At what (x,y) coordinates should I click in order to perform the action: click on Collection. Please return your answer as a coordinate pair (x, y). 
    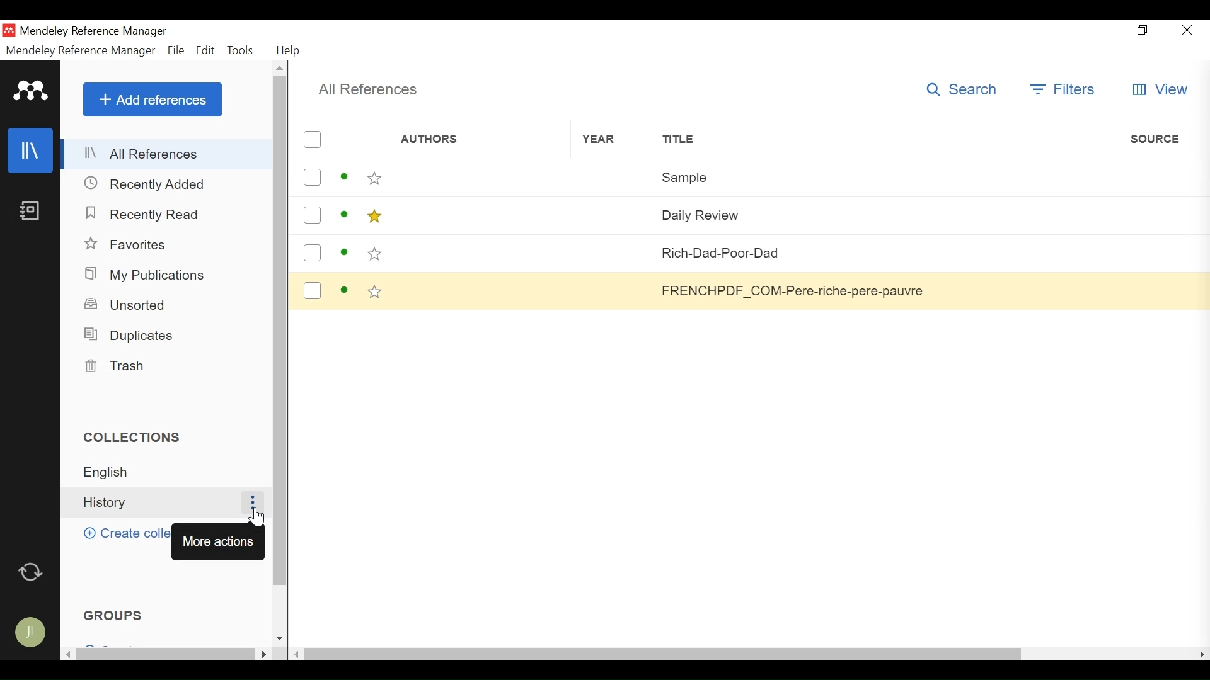
    Looking at the image, I should click on (171, 472).